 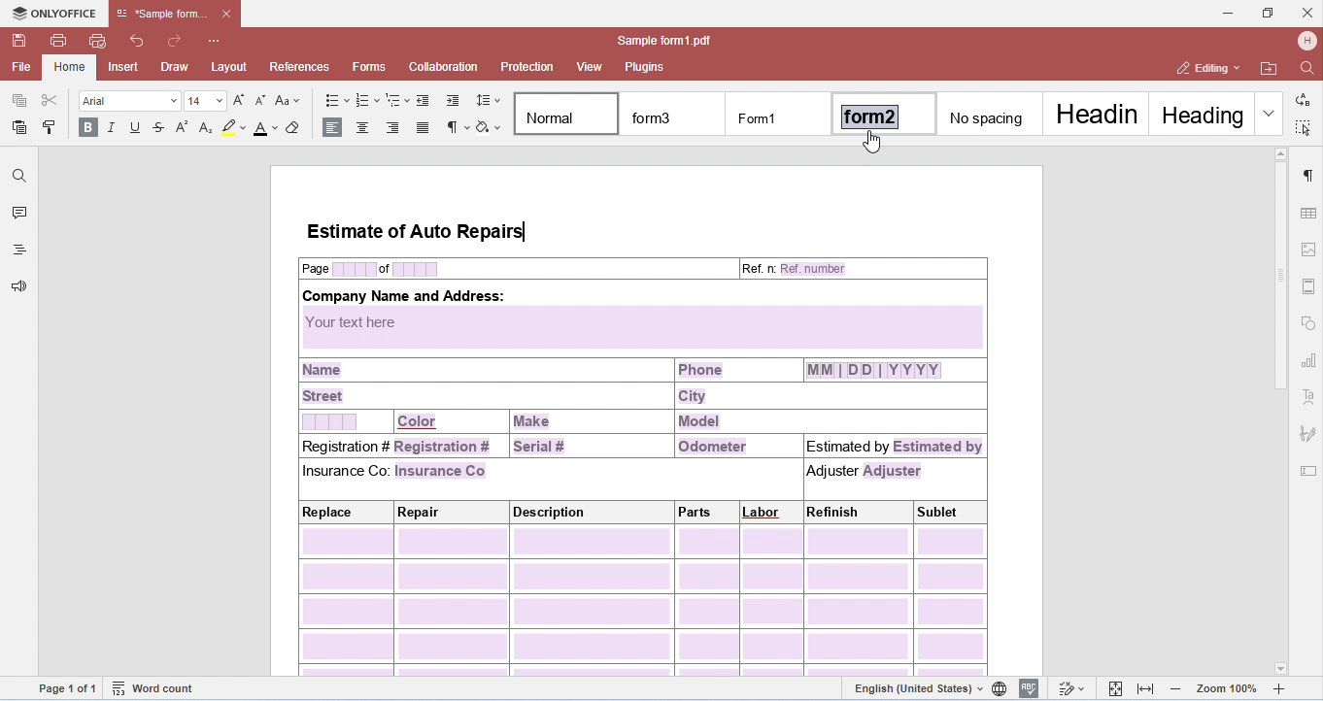 What do you see at coordinates (1308, 175) in the screenshot?
I see `paragraph settings` at bounding box center [1308, 175].